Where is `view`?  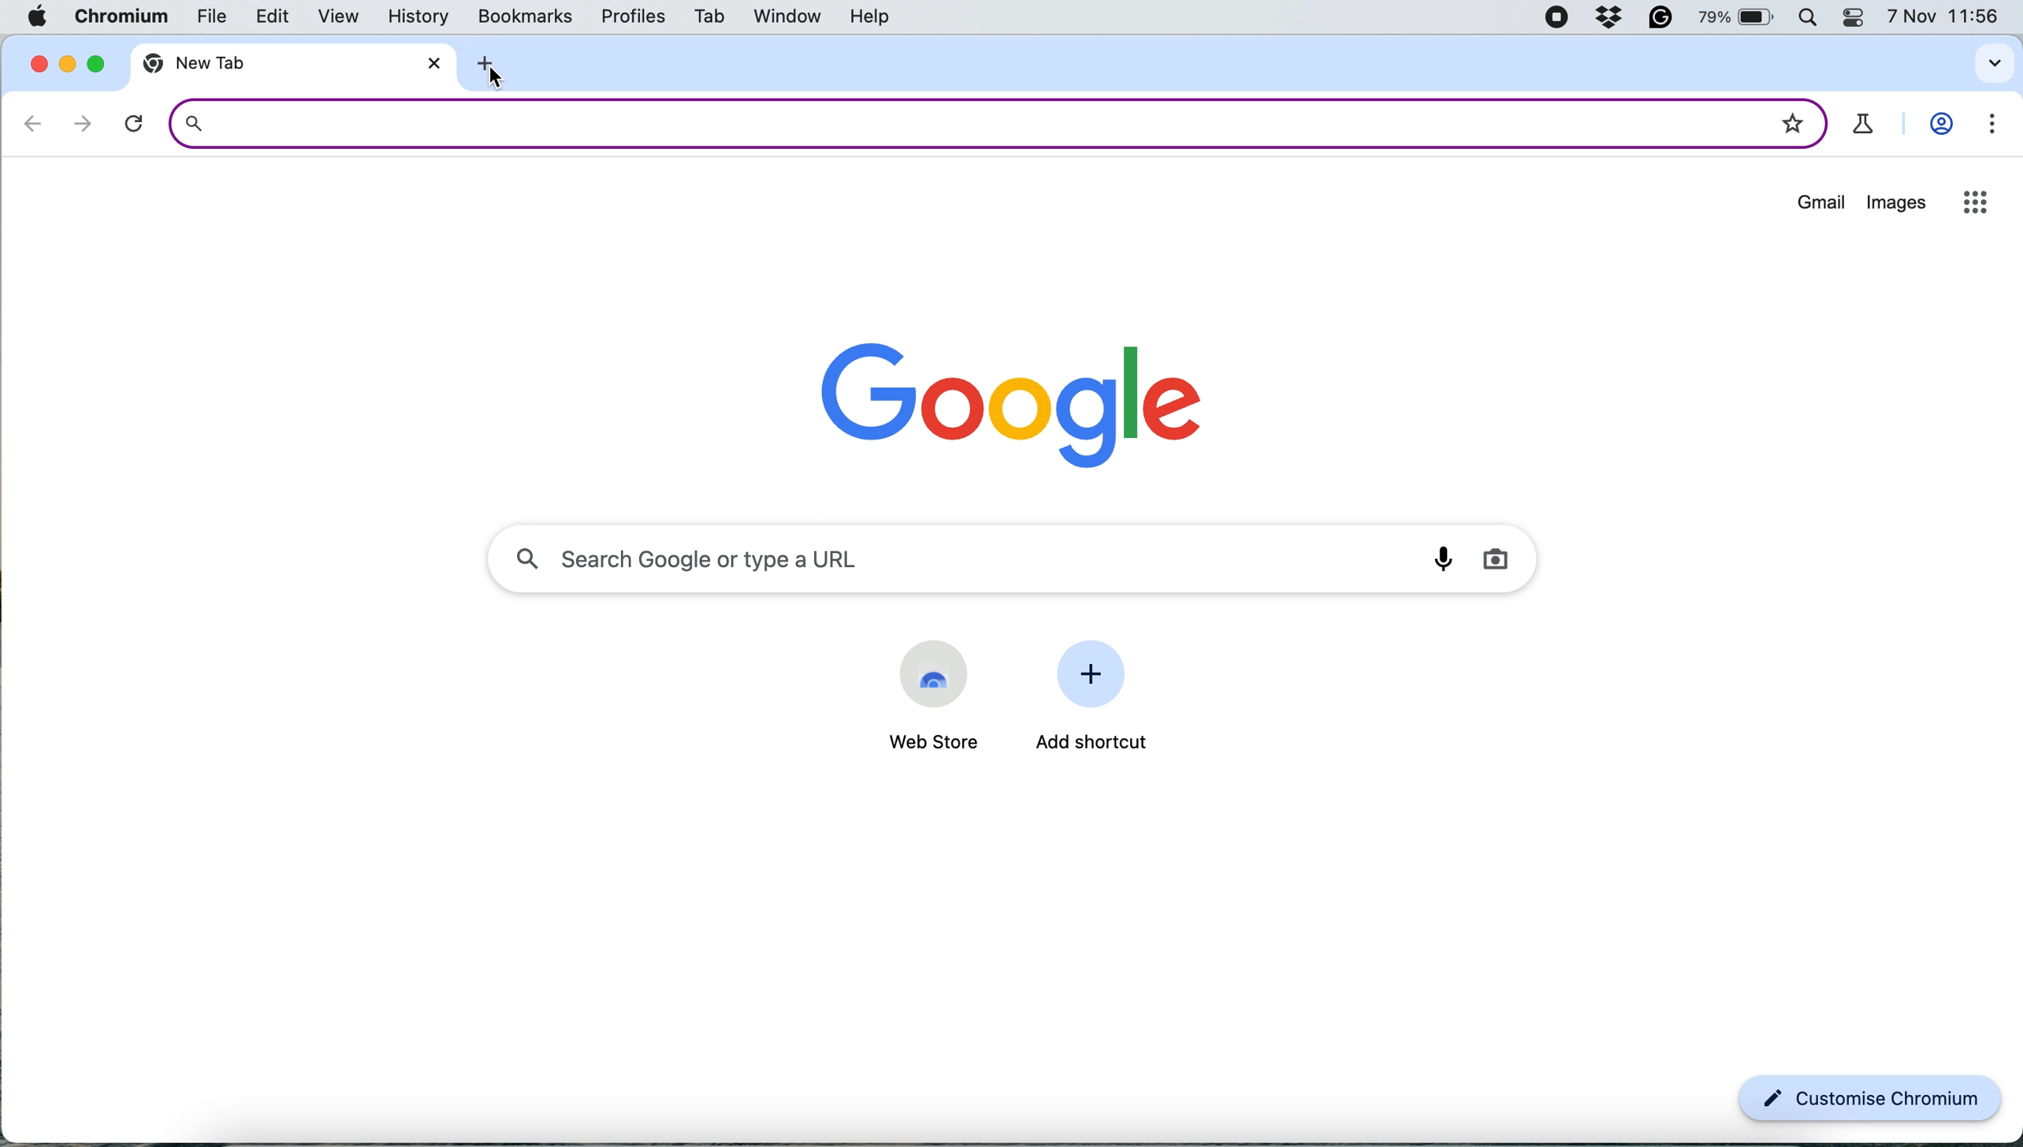 view is located at coordinates (331, 17).